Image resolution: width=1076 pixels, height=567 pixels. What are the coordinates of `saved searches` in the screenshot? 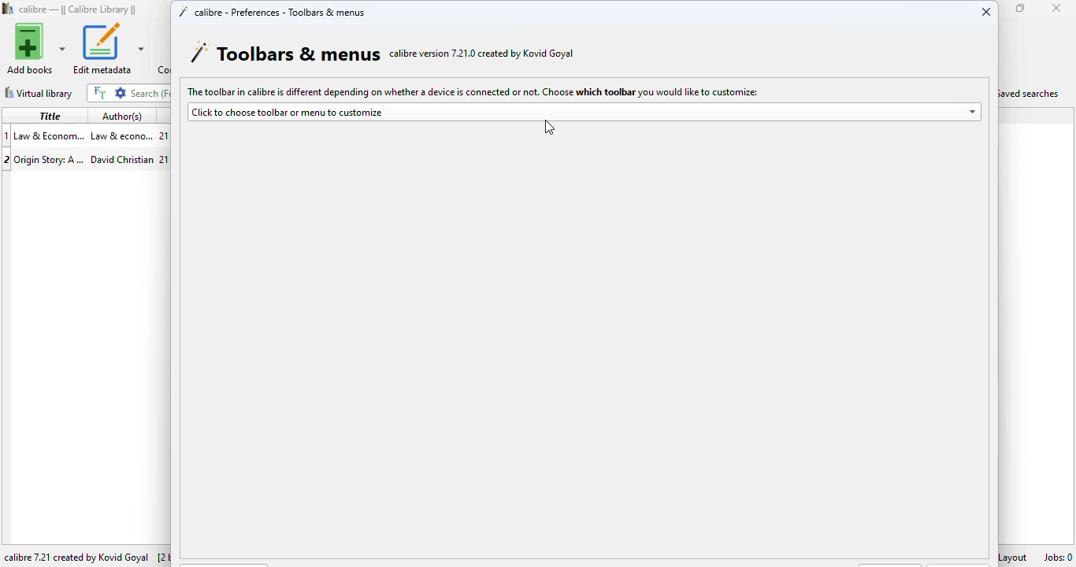 It's located at (1031, 92).